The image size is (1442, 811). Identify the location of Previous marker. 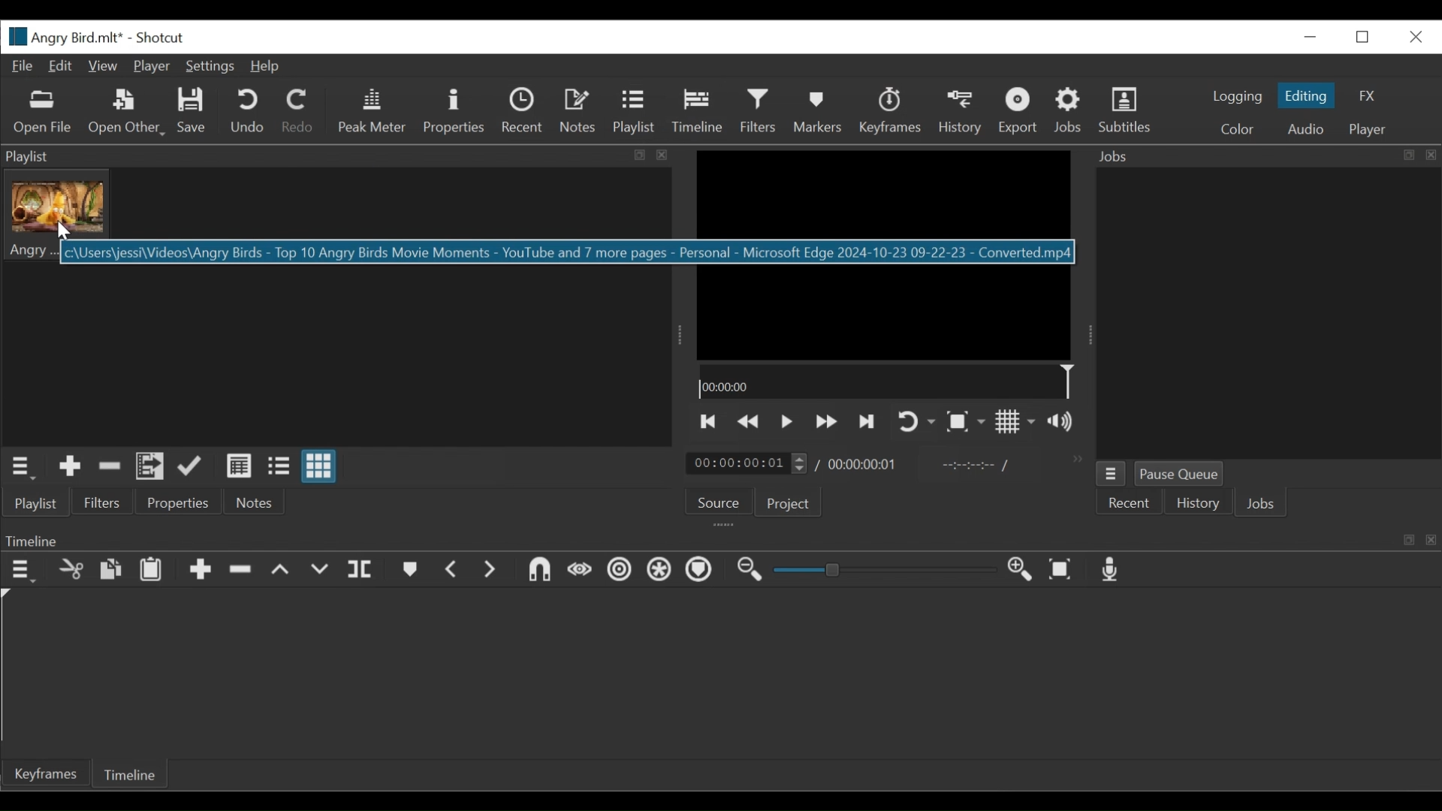
(453, 570).